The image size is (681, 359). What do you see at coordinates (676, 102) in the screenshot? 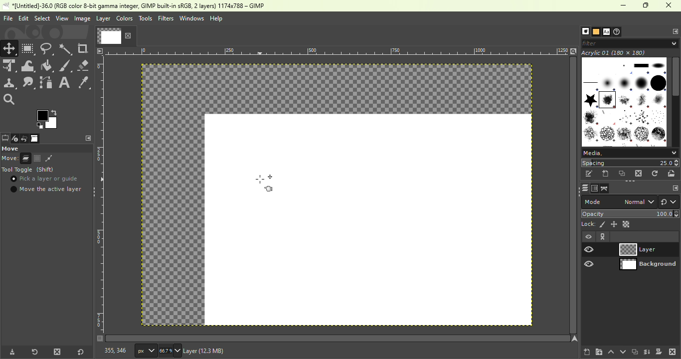
I see `Horizontal scroll bar` at bounding box center [676, 102].